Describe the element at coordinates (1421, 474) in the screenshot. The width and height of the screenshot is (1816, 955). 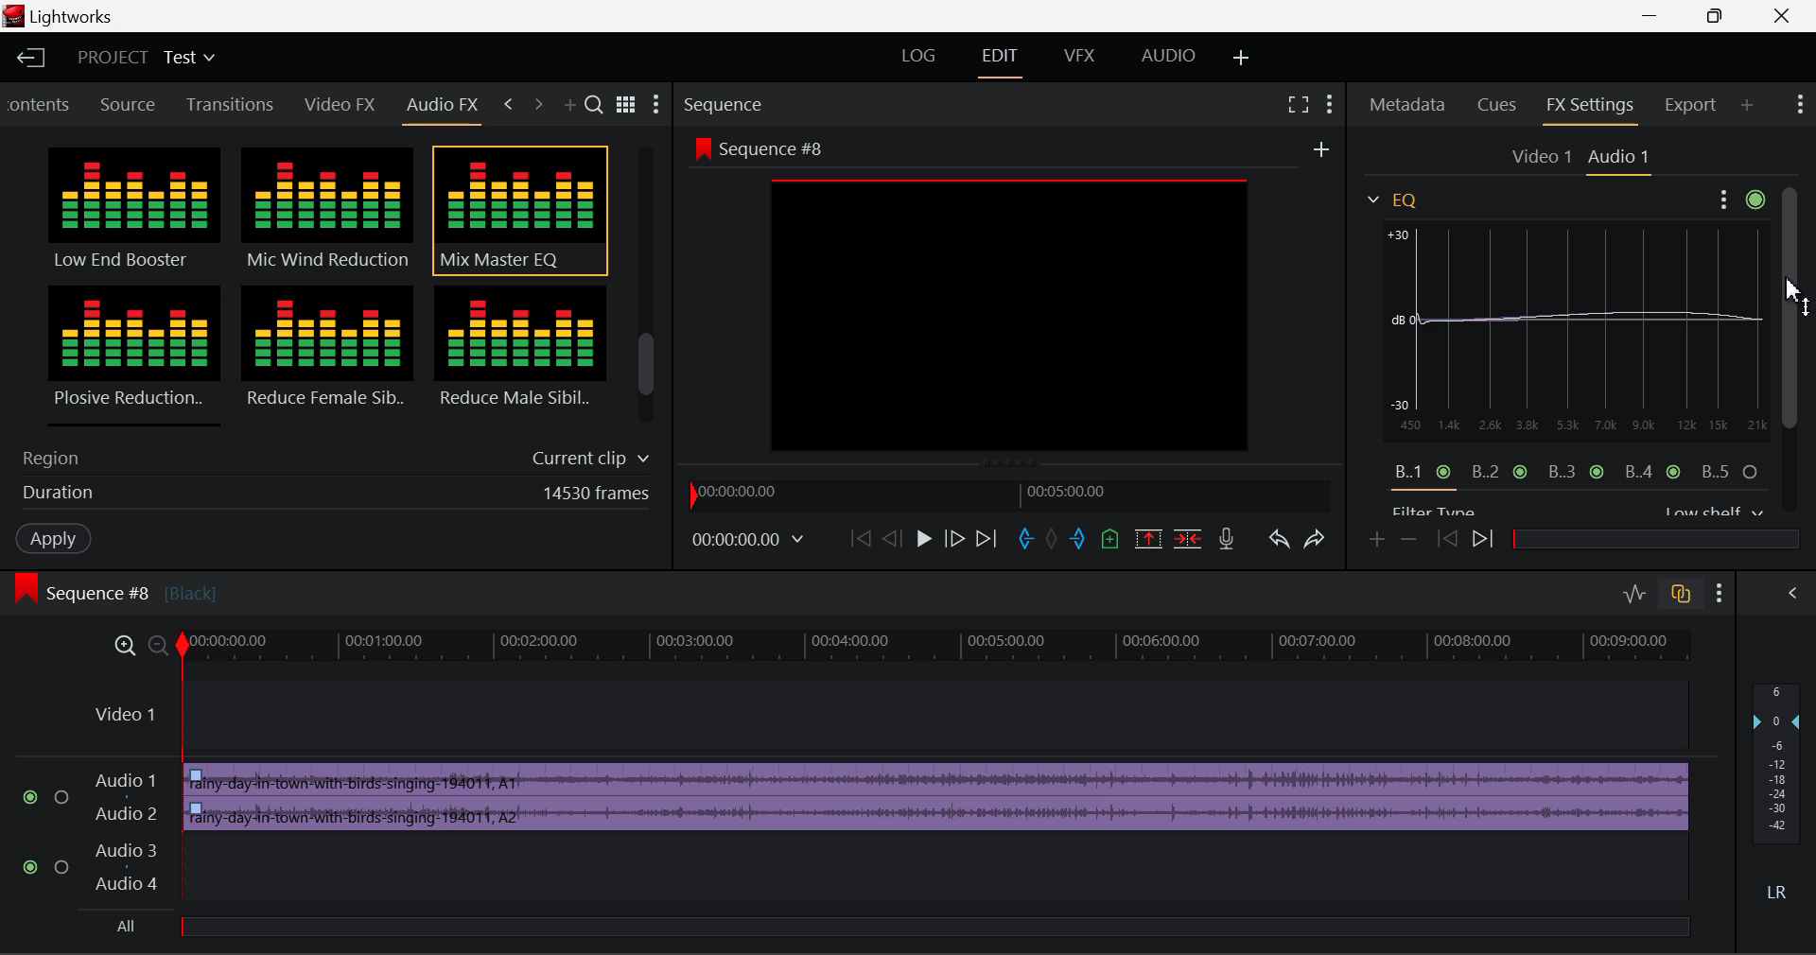
I see `Band 1` at that location.